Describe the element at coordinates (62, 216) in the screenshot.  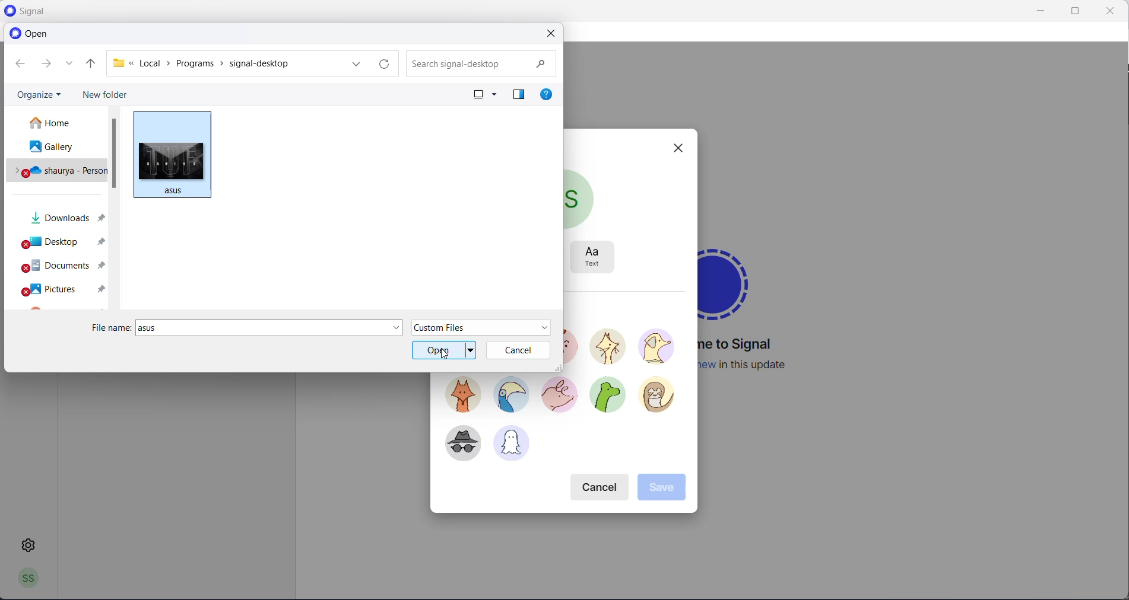
I see `downloads` at that location.